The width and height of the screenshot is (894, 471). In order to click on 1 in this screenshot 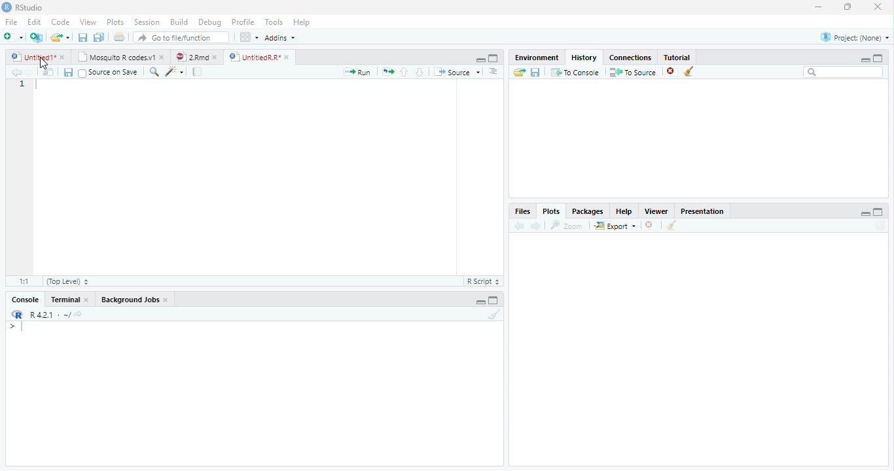, I will do `click(22, 85)`.